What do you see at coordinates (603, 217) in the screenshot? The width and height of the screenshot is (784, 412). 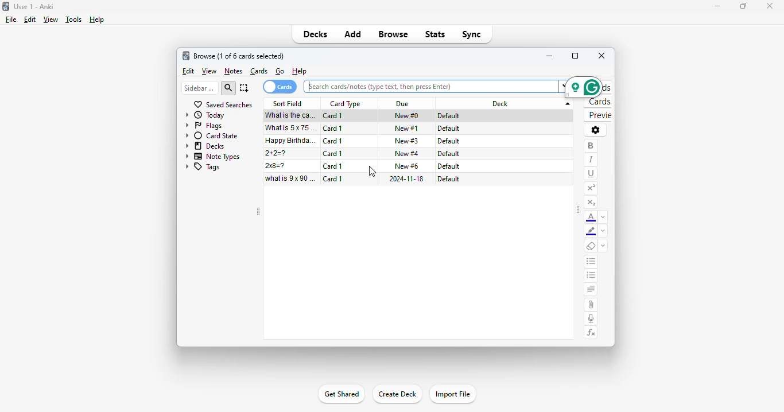 I see `change color` at bounding box center [603, 217].